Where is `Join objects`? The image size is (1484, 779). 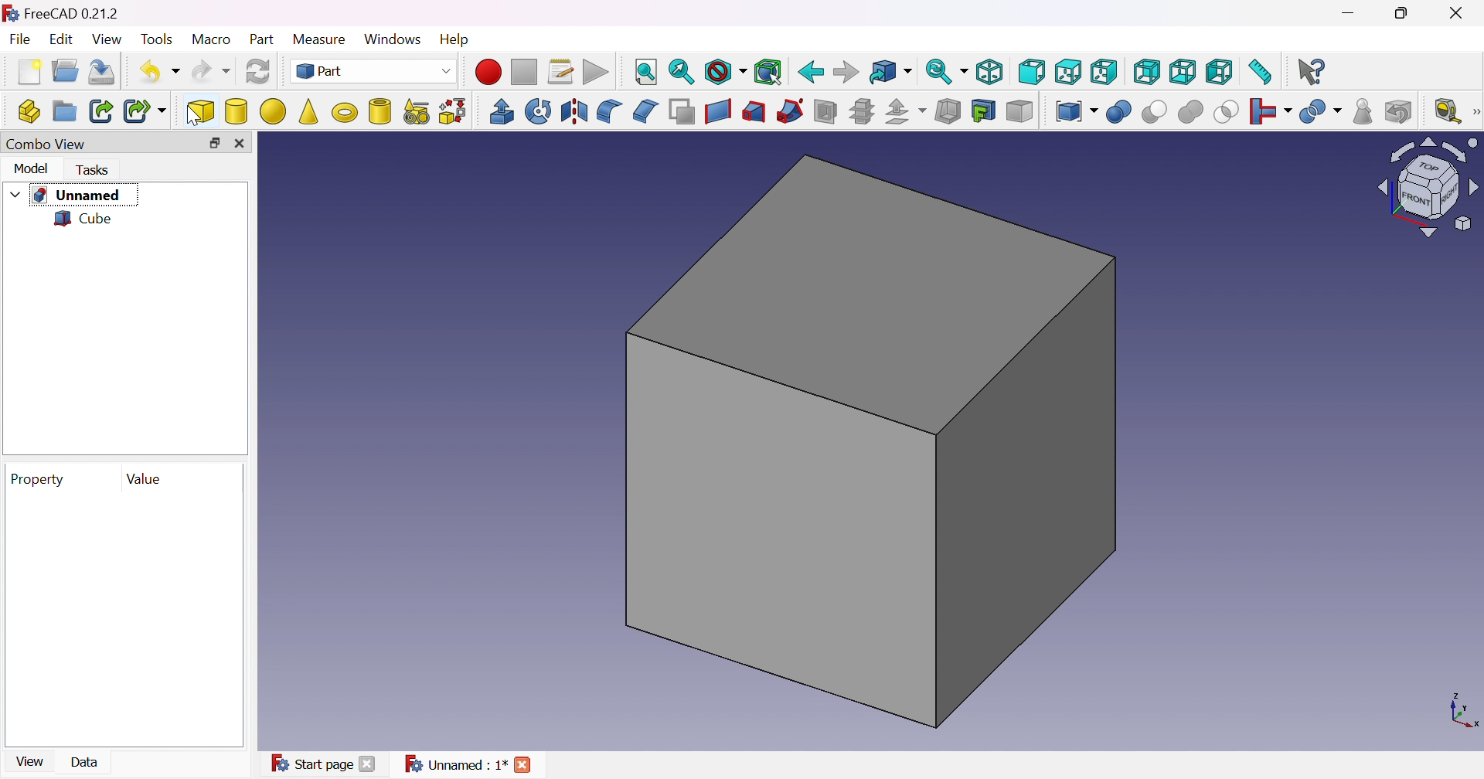
Join objects is located at coordinates (1269, 112).